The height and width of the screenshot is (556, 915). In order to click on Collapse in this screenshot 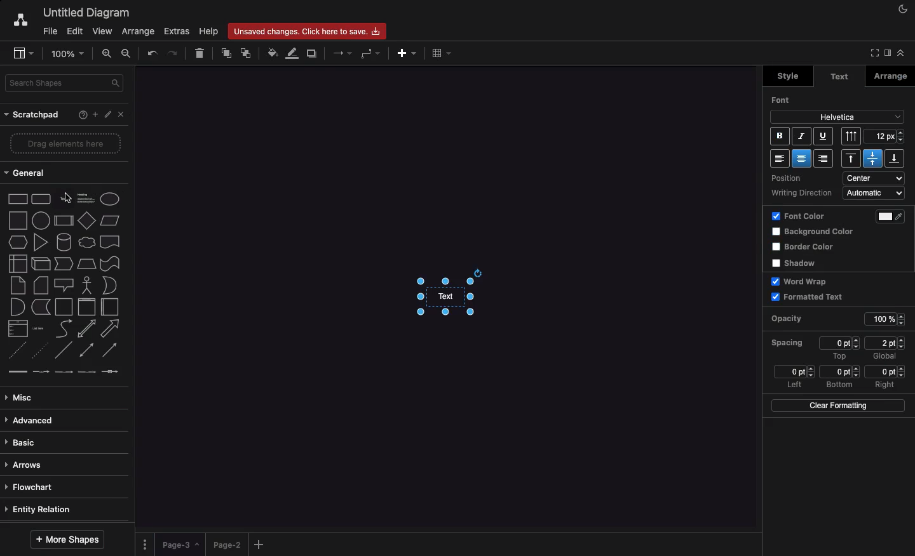, I will do `click(900, 53)`.